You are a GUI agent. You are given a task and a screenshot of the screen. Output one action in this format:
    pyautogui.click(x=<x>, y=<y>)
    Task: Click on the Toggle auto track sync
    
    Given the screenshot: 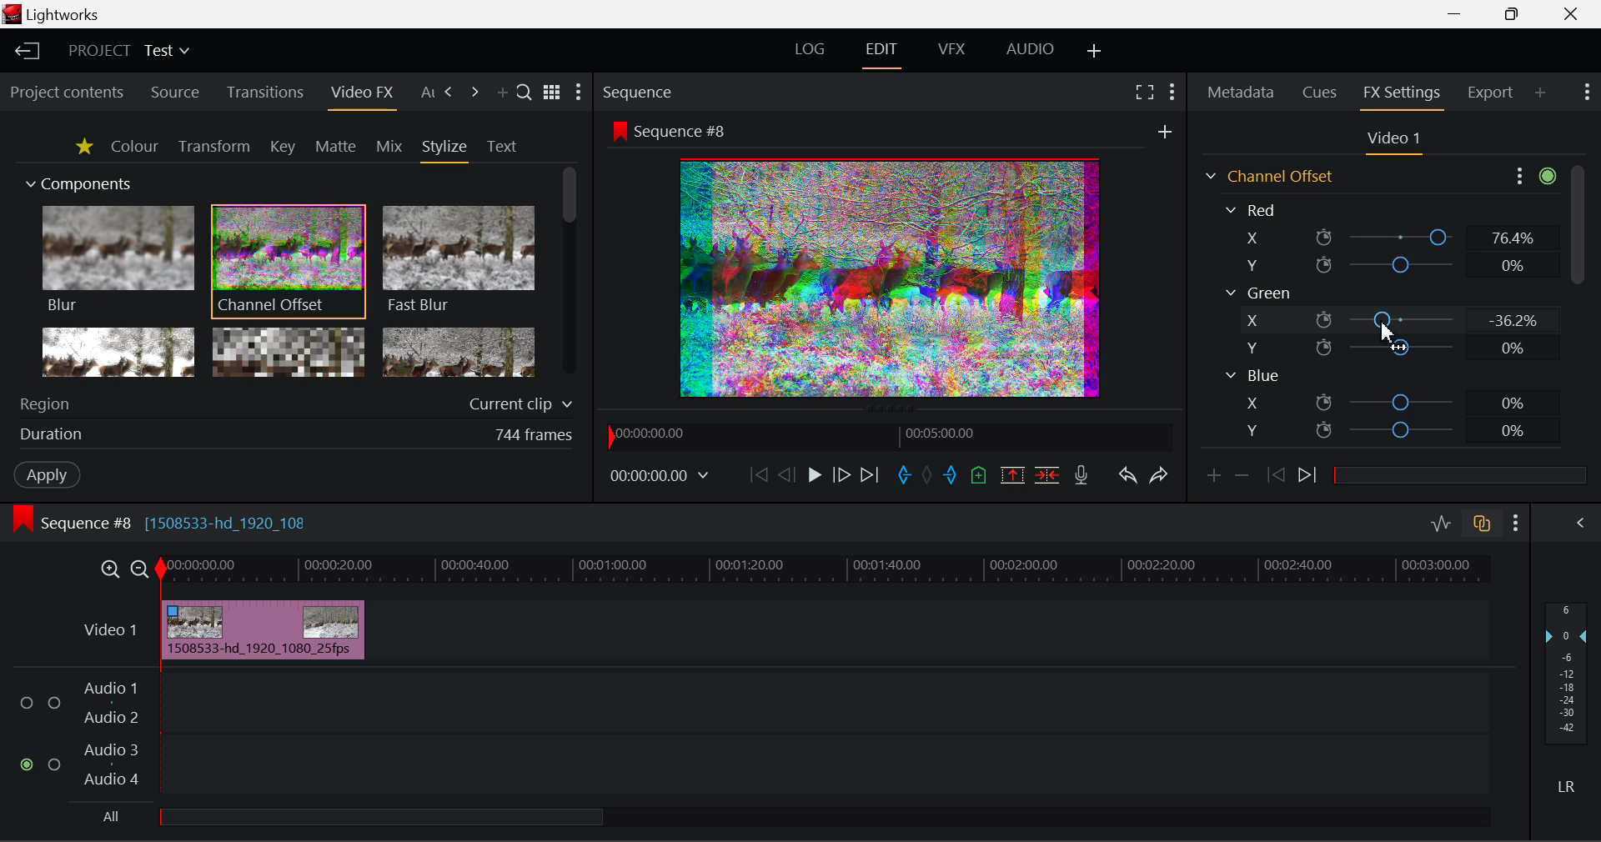 What is the action you would take?
    pyautogui.click(x=1480, y=524)
    